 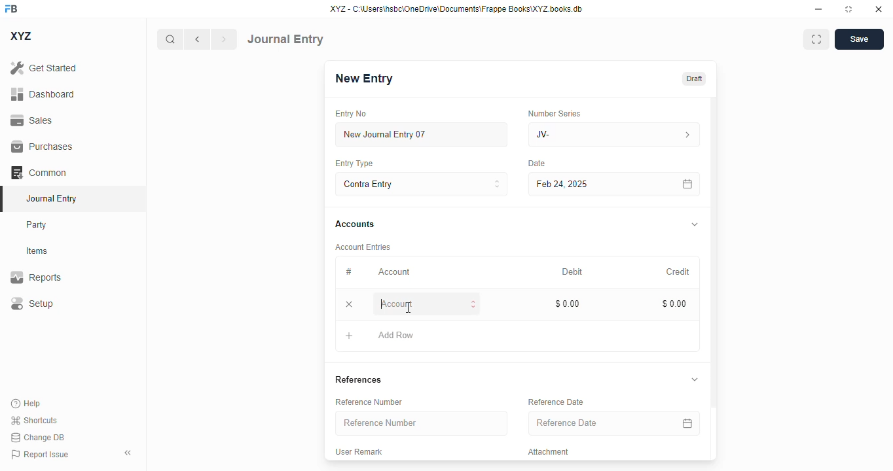 What do you see at coordinates (409, 307) in the screenshot?
I see `cursor` at bounding box center [409, 307].